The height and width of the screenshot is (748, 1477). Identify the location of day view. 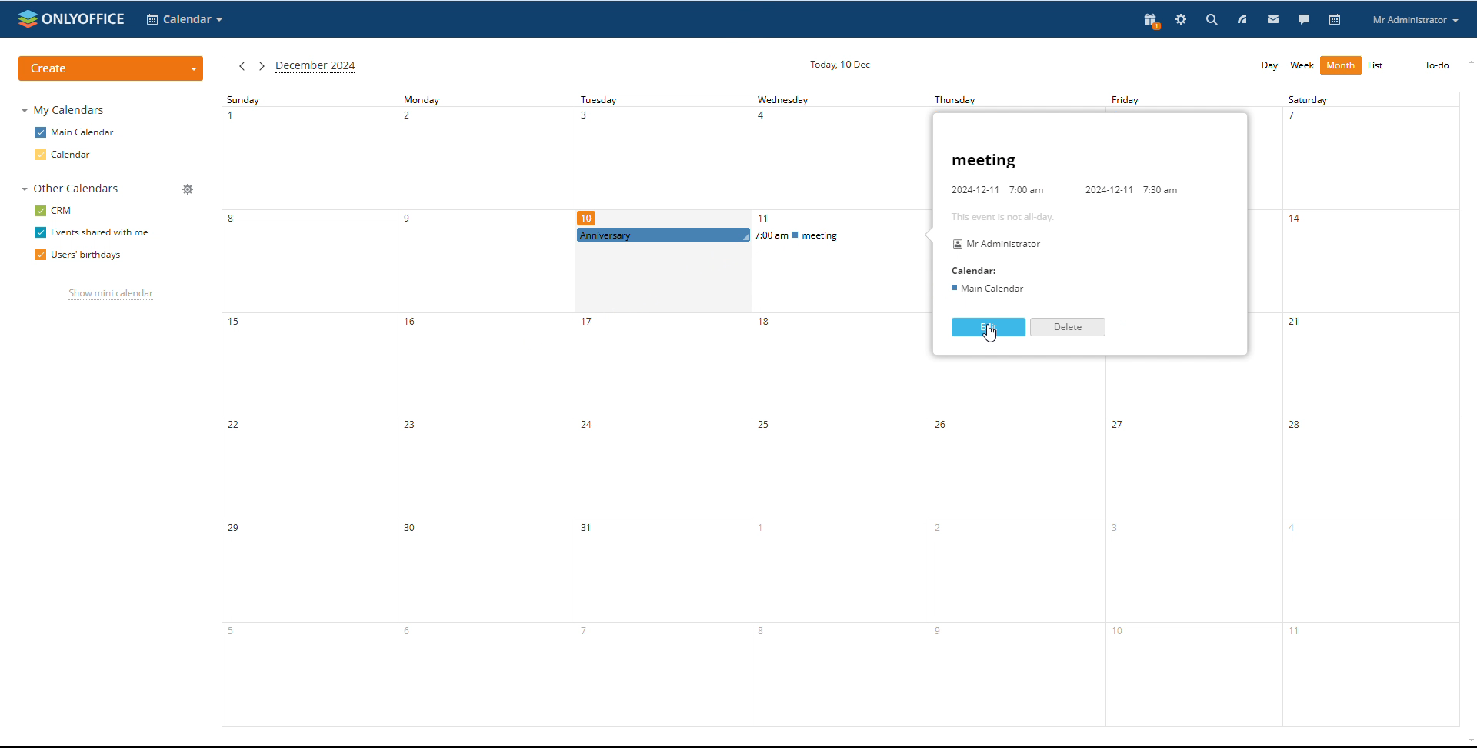
(1269, 66).